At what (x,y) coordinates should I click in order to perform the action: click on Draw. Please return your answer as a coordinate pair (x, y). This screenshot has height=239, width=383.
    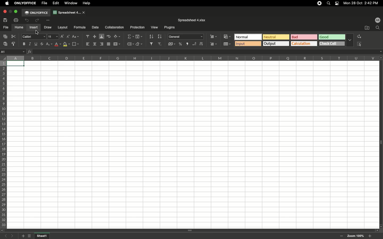
    Looking at the image, I should click on (48, 27).